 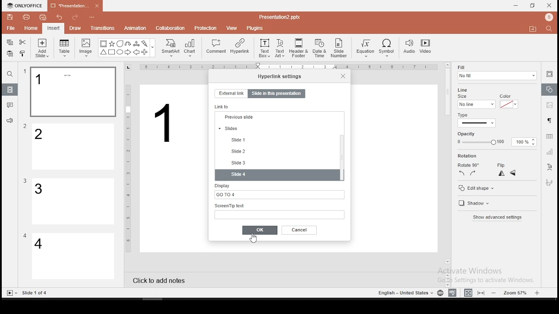 What do you see at coordinates (290, 68) in the screenshot?
I see `` at bounding box center [290, 68].